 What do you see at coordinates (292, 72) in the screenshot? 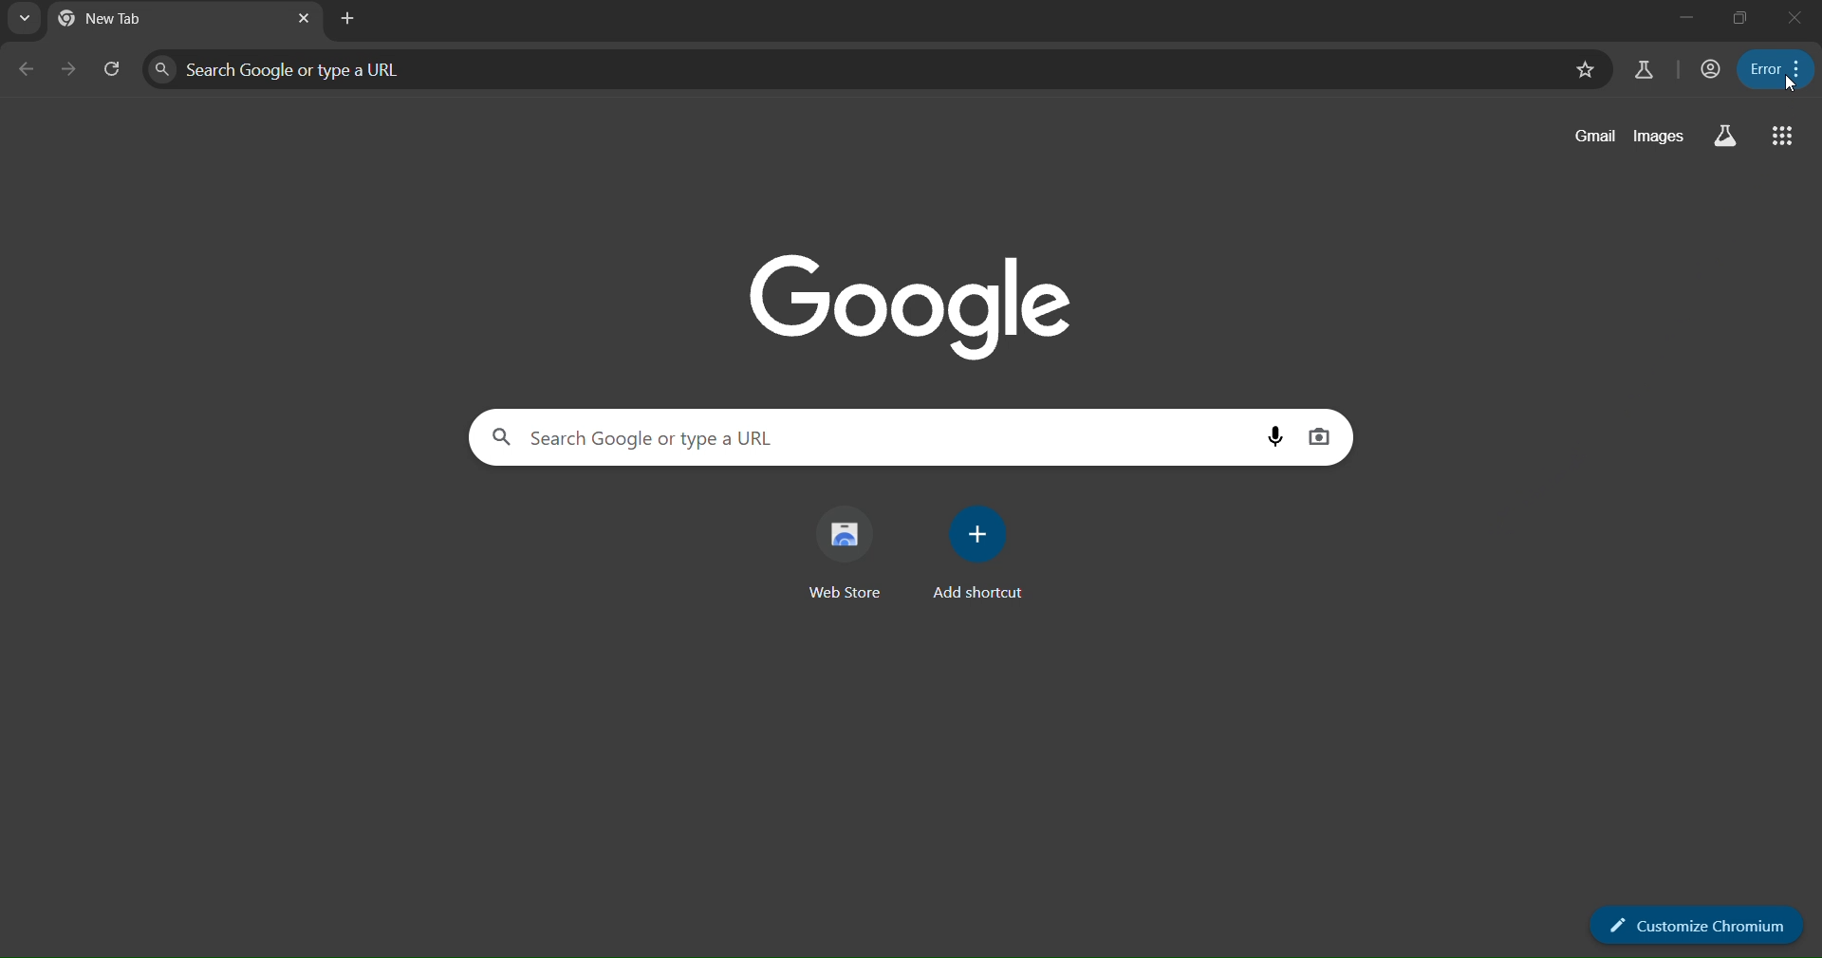
I see `Search Google or type a URL` at bounding box center [292, 72].